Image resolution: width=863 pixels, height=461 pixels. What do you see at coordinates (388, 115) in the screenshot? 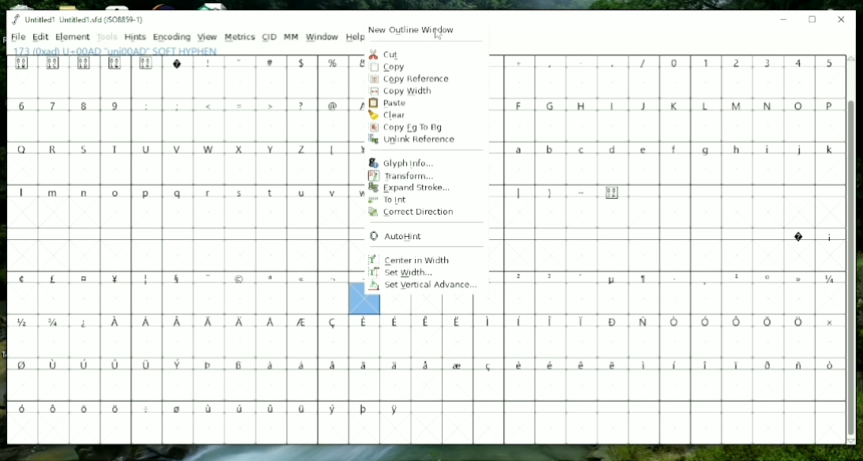
I see `Clear` at bounding box center [388, 115].